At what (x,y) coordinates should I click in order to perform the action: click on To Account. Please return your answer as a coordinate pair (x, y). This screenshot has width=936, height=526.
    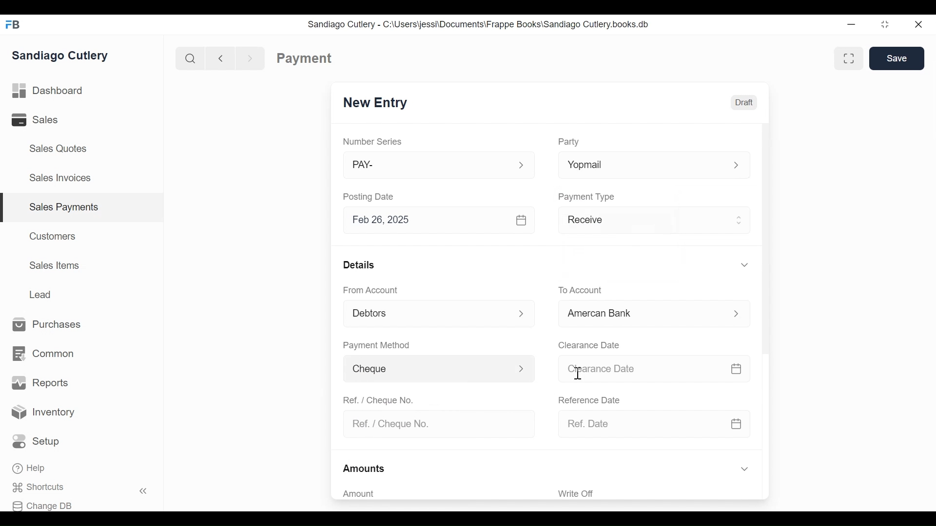
    Looking at the image, I should click on (580, 290).